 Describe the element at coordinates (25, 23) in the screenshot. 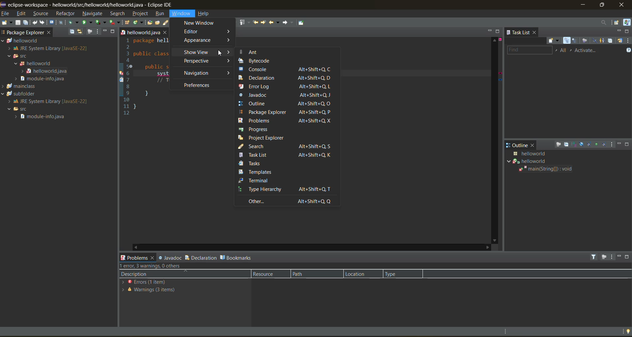

I see `save all` at that location.